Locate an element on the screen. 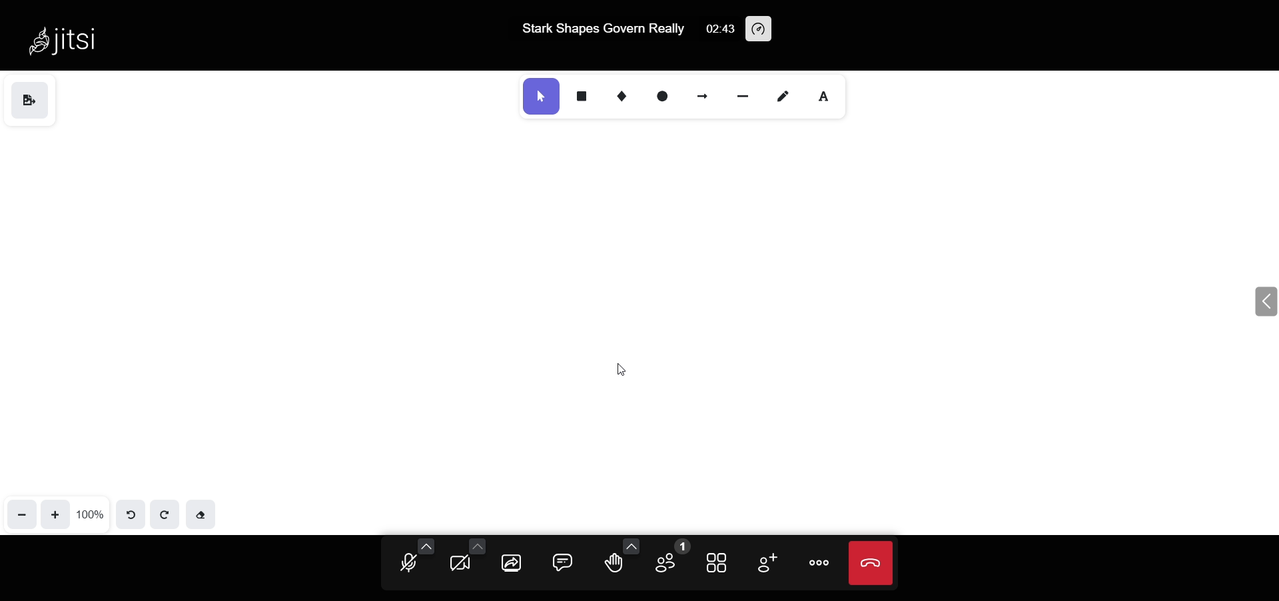  more is located at coordinates (818, 563).